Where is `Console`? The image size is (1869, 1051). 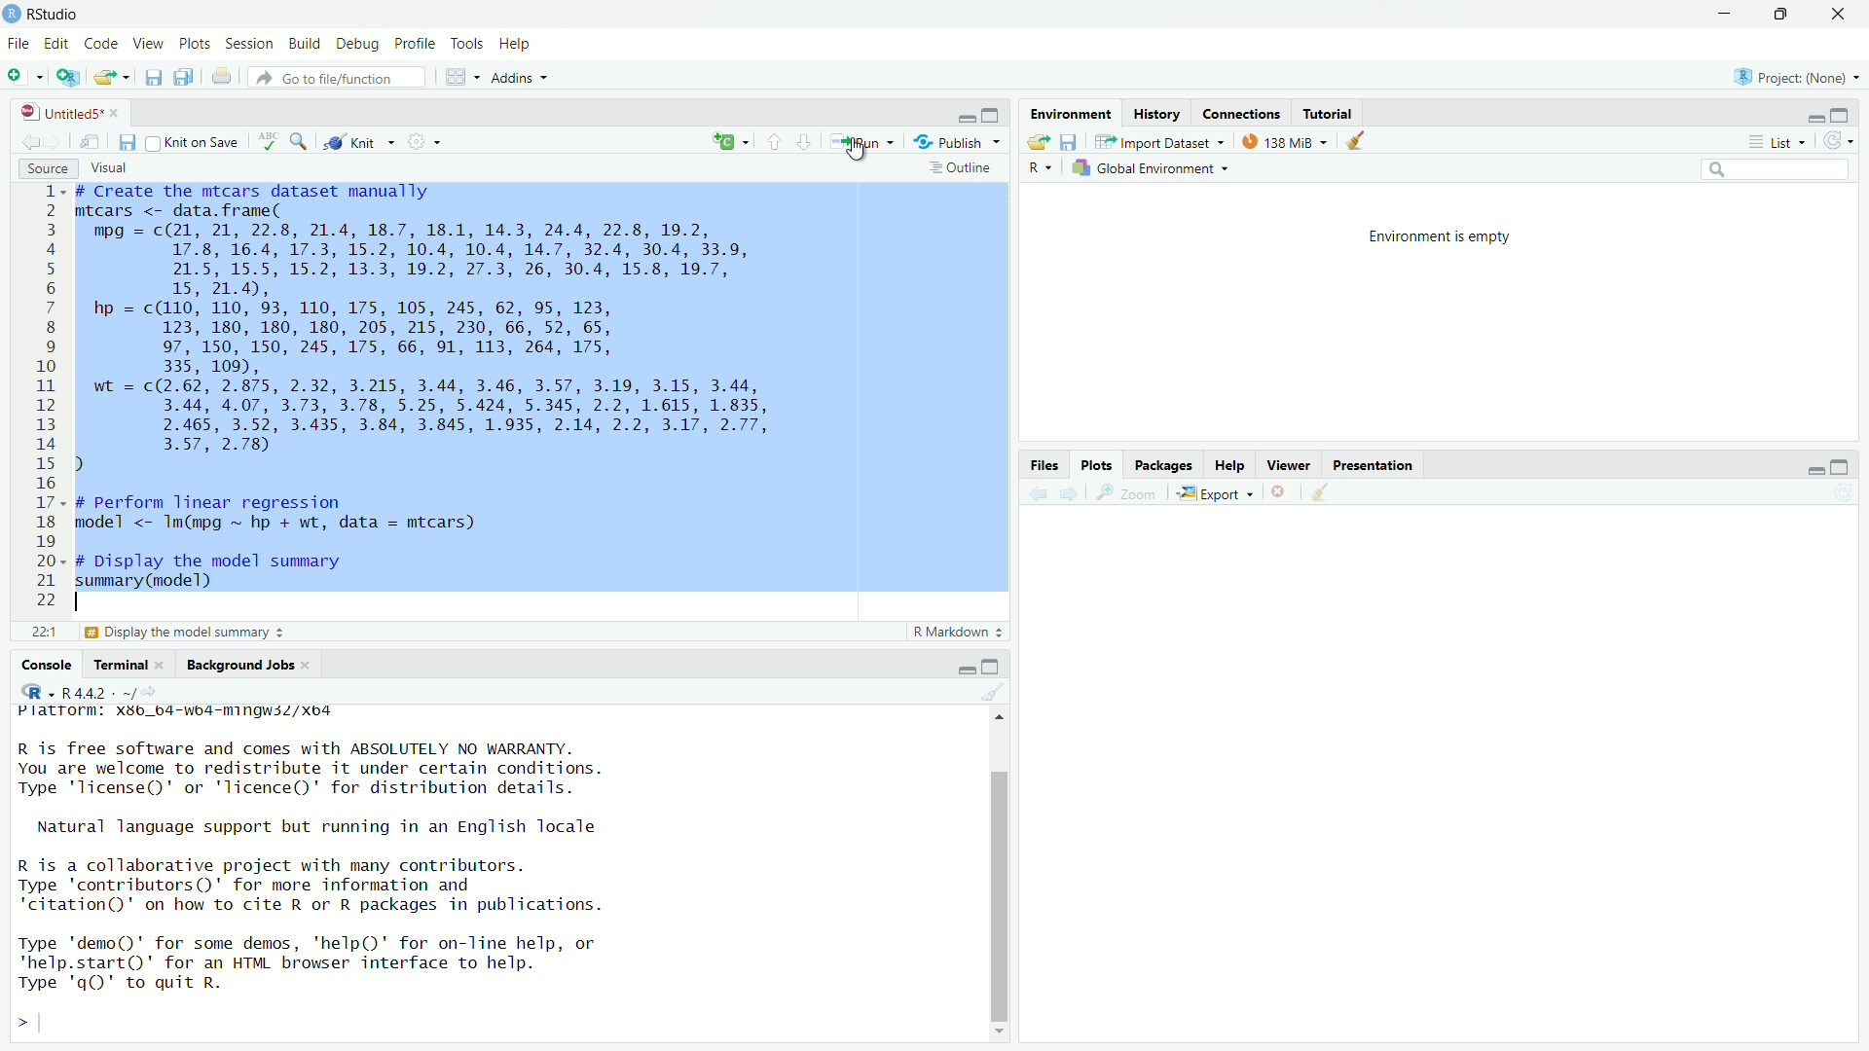
Console is located at coordinates (46, 667).